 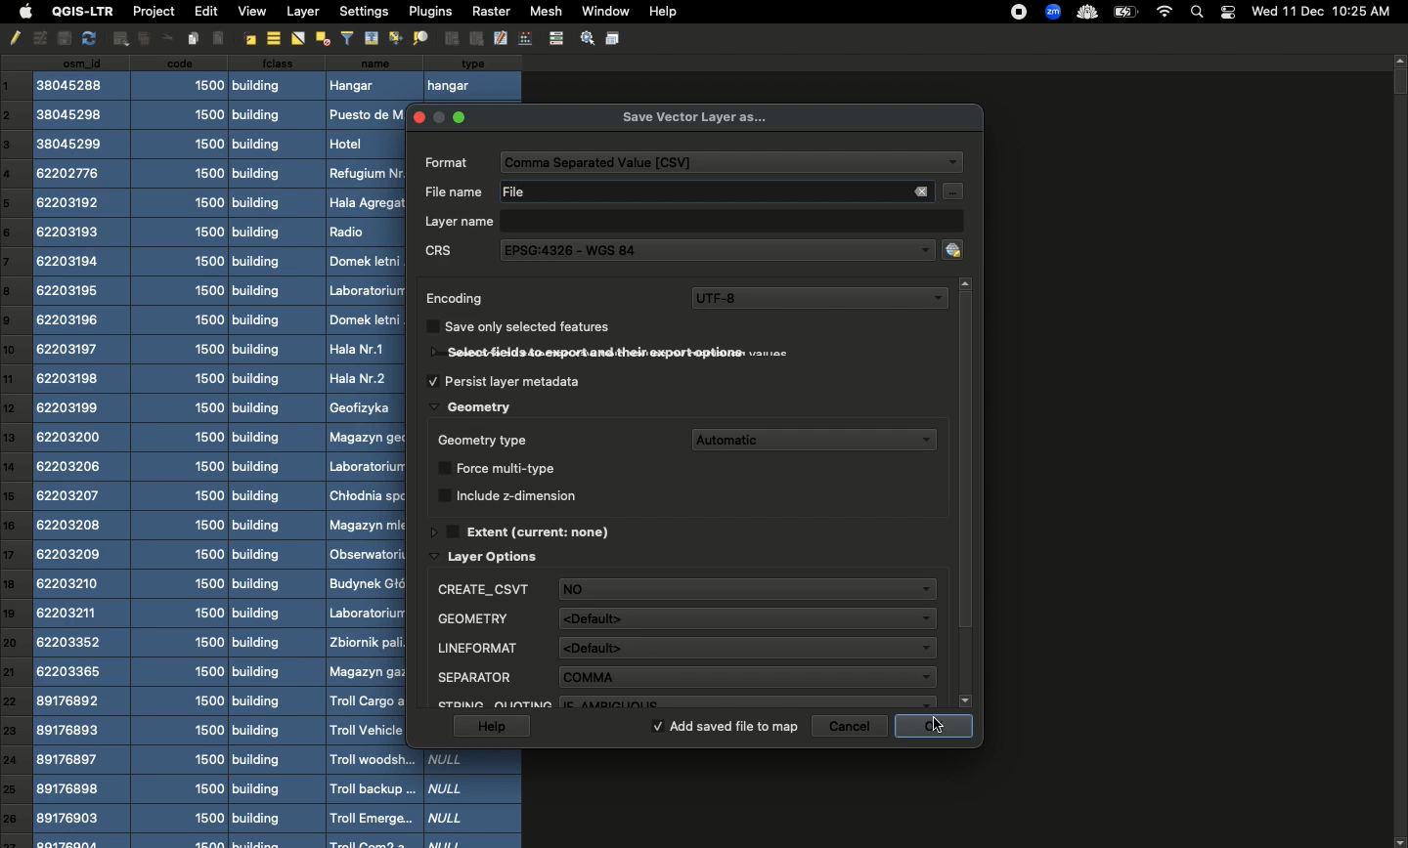 What do you see at coordinates (585, 37) in the screenshot?
I see `Settings` at bounding box center [585, 37].